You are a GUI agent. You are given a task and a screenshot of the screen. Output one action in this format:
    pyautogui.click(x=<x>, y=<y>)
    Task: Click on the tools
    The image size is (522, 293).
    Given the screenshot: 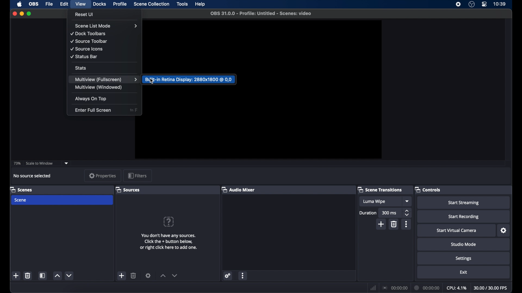 What is the action you would take?
    pyautogui.click(x=182, y=4)
    